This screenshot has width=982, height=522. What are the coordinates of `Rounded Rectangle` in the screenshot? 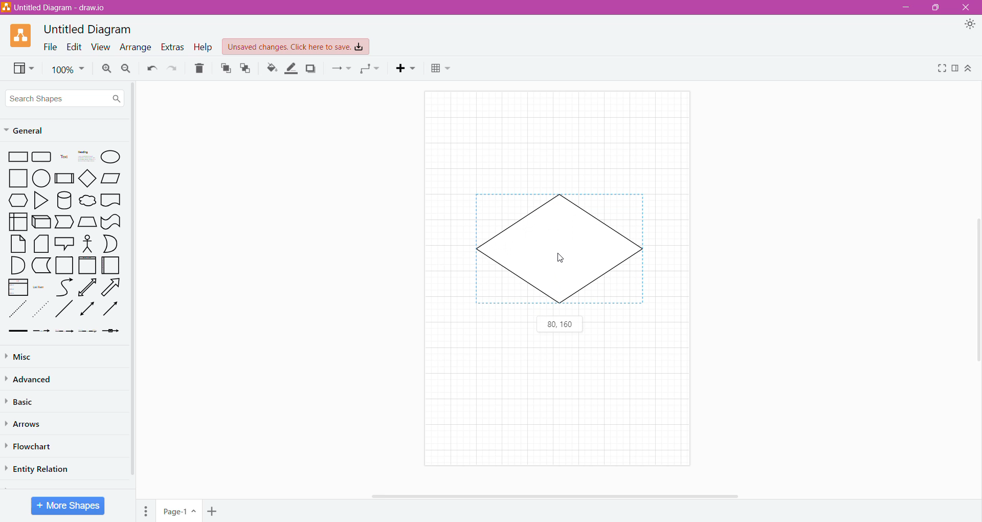 It's located at (42, 157).